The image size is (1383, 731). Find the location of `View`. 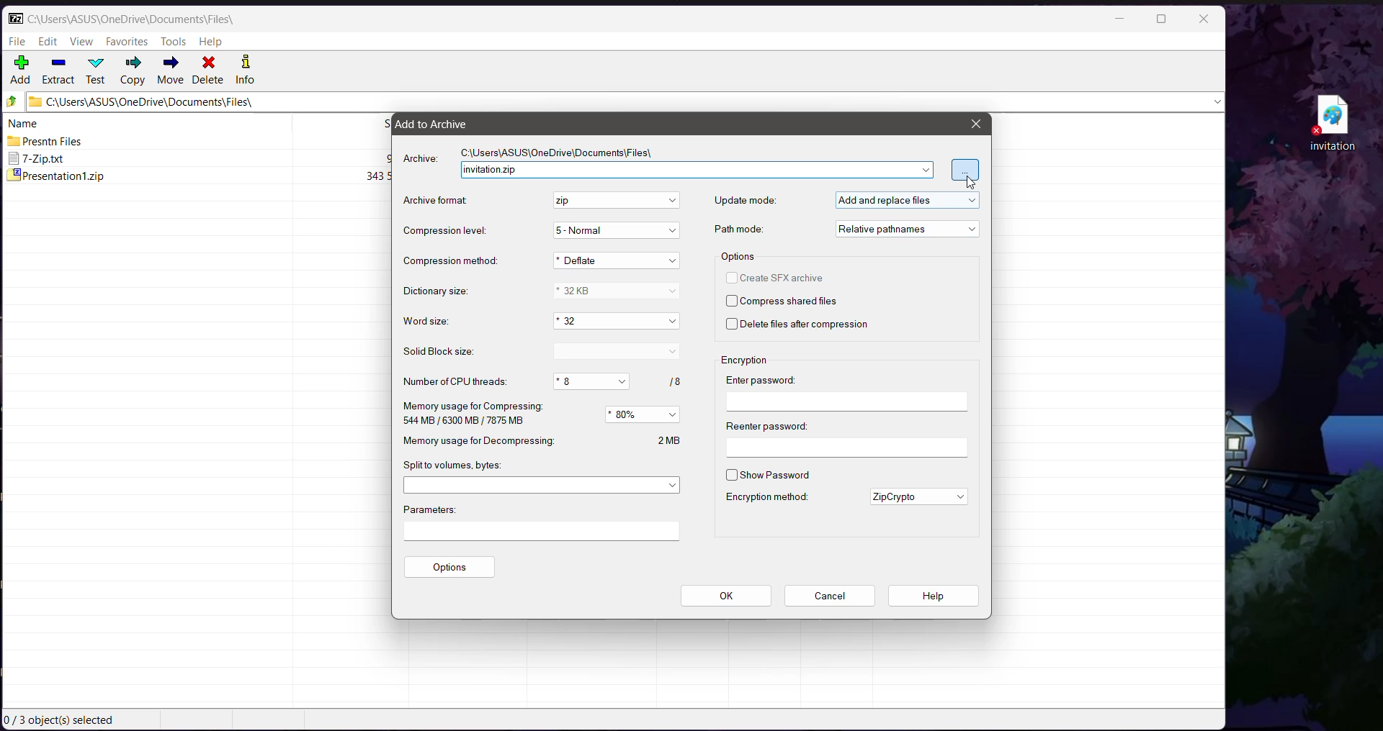

View is located at coordinates (83, 41).